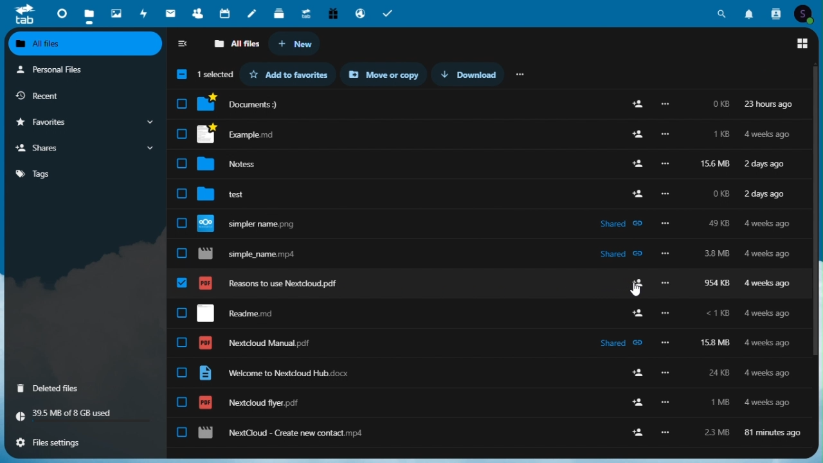 Image resolution: width=823 pixels, height=463 pixels. I want to click on shared, so click(619, 341).